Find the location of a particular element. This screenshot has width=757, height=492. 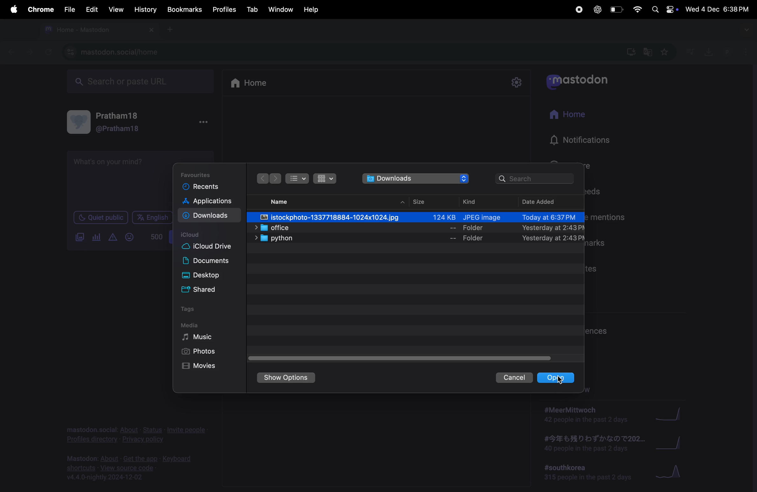

book marks is located at coordinates (183, 9).